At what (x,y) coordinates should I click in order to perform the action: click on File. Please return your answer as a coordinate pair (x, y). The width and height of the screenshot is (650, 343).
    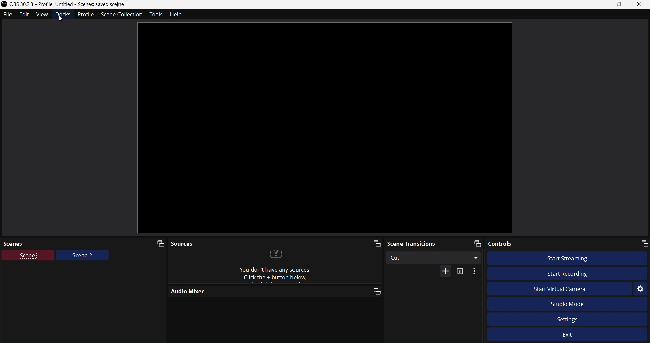
    Looking at the image, I should click on (8, 15).